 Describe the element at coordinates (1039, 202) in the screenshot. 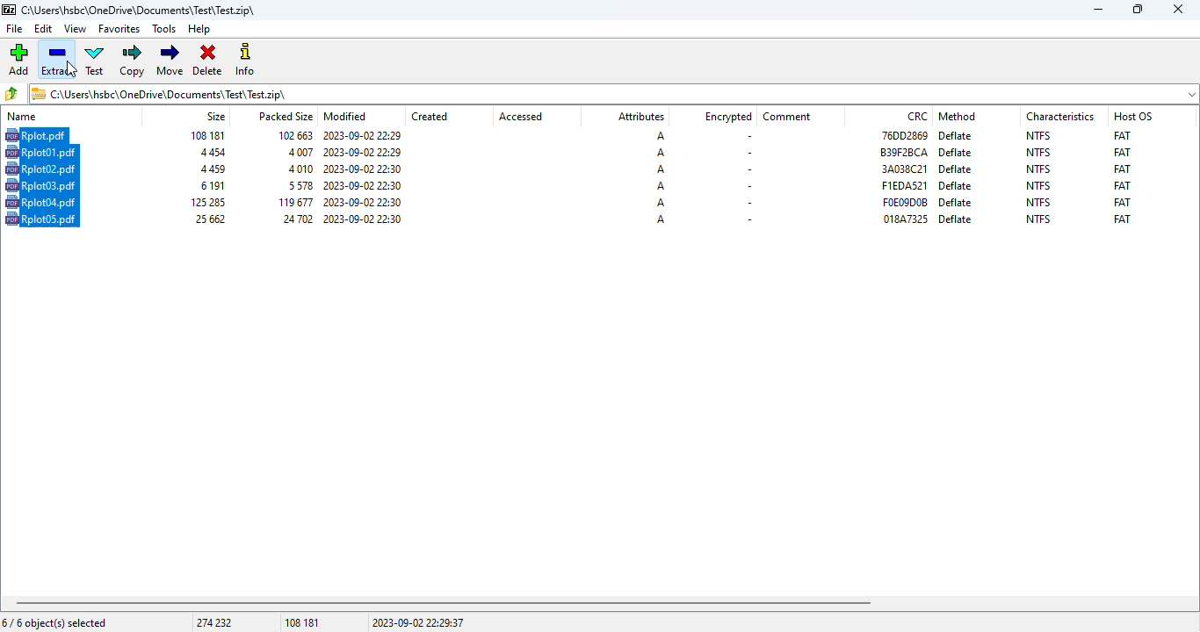

I see `NTFS` at that location.